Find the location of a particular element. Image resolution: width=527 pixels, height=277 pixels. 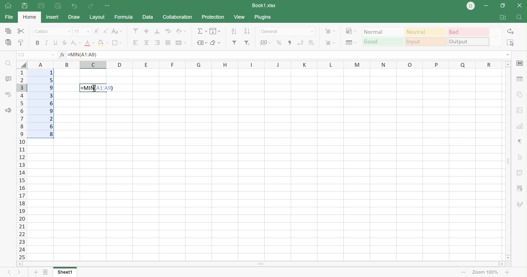

Home is located at coordinates (9, 7).